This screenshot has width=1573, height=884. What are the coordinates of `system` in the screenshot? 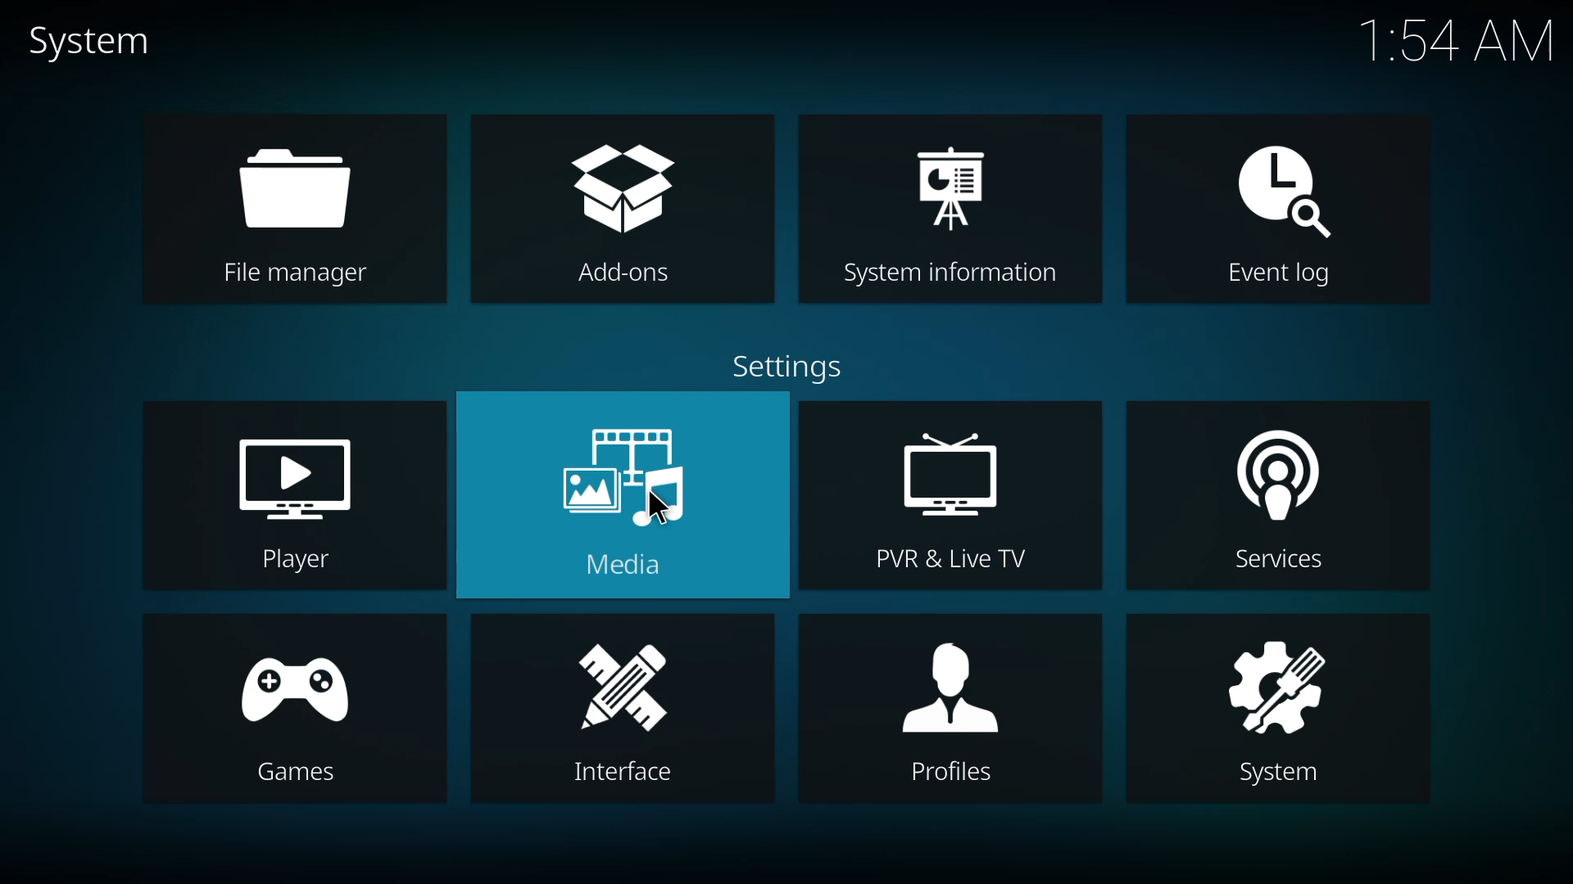 It's located at (1278, 717).